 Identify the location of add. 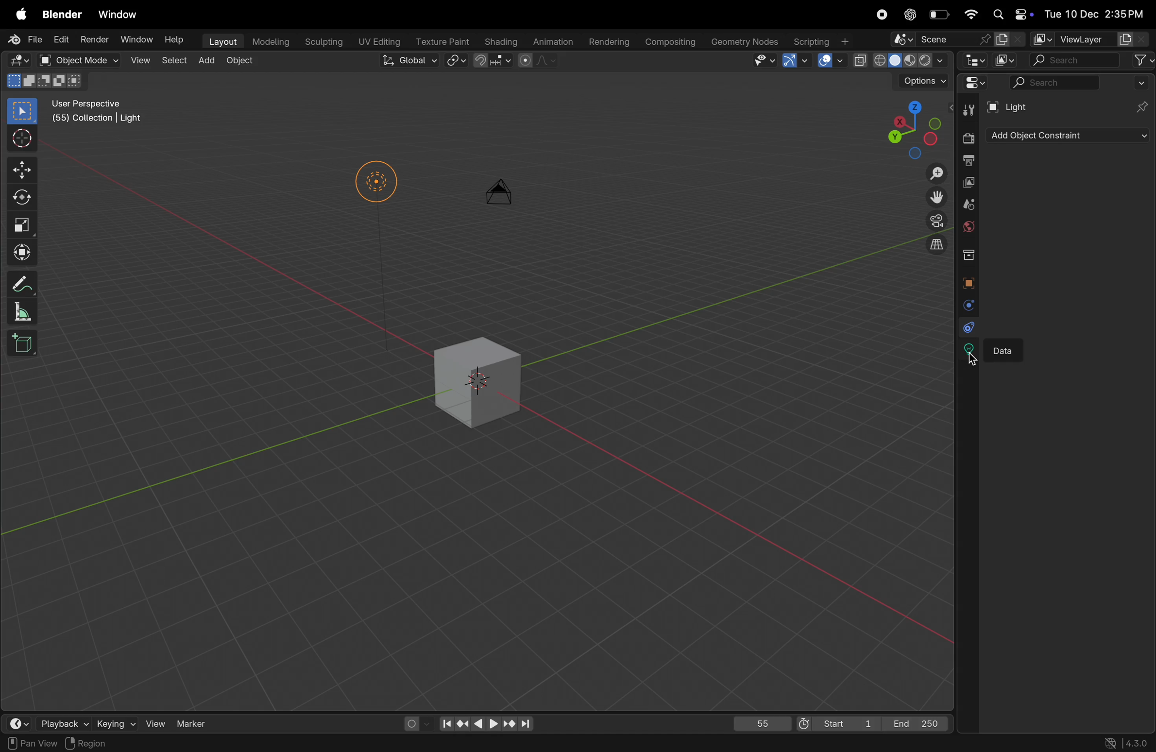
(208, 62).